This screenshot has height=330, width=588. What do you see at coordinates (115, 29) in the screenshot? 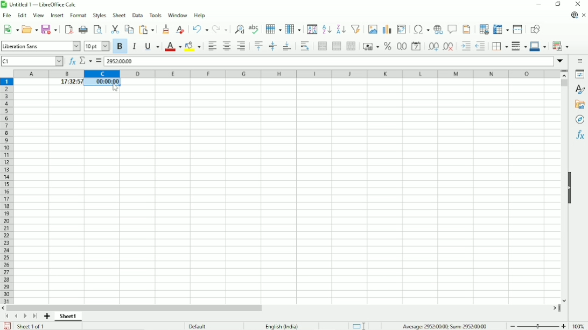
I see `Cut` at bounding box center [115, 29].